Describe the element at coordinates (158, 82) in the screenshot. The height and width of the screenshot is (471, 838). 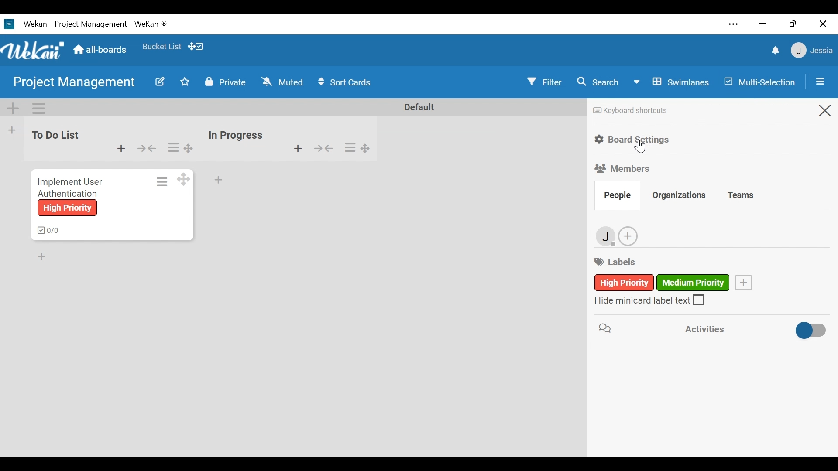
I see `Edit` at that location.